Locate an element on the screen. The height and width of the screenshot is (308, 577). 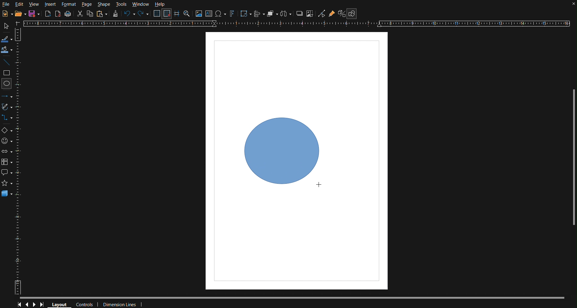
Window is located at coordinates (140, 4).